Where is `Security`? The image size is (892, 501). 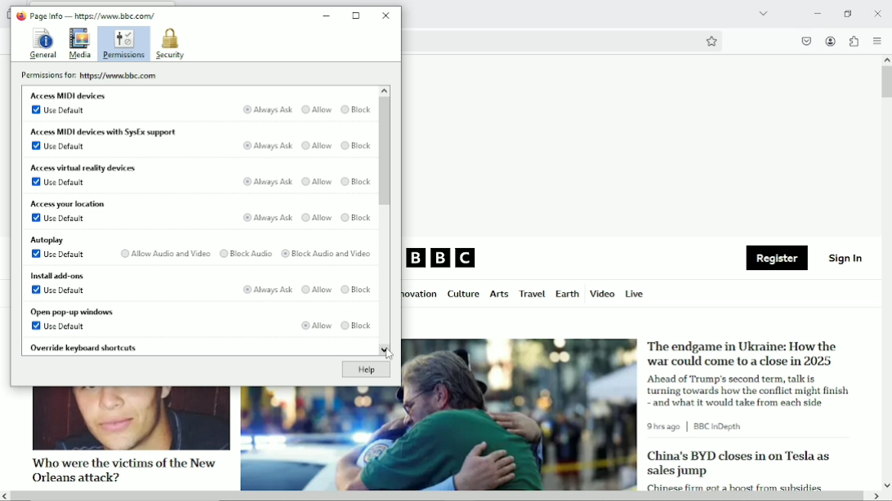 Security is located at coordinates (170, 44).